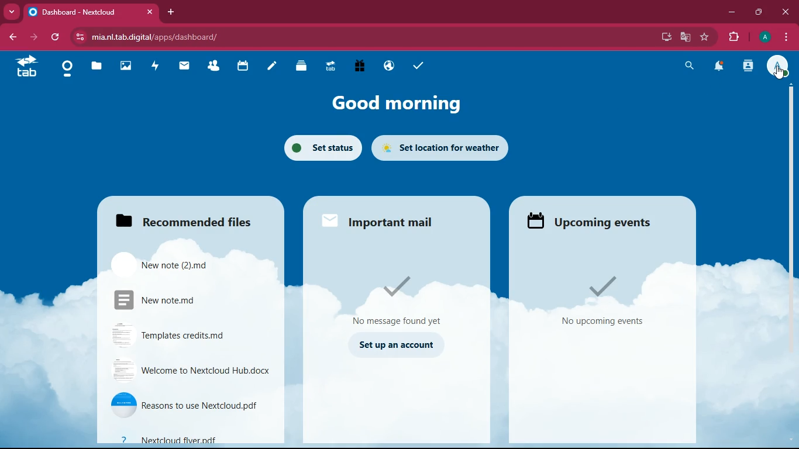 The image size is (799, 449). What do you see at coordinates (747, 65) in the screenshot?
I see `activity` at bounding box center [747, 65].